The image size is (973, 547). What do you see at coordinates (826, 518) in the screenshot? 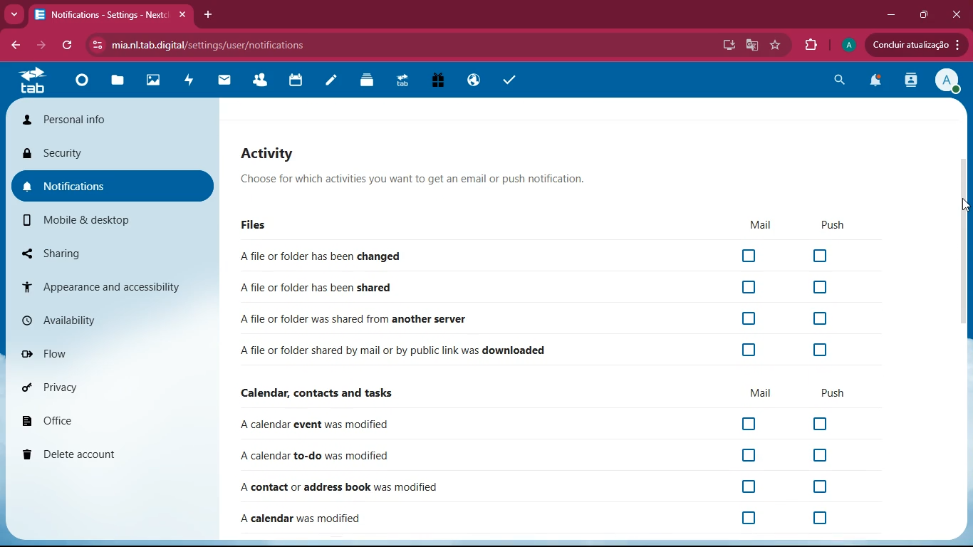
I see `off` at bounding box center [826, 518].